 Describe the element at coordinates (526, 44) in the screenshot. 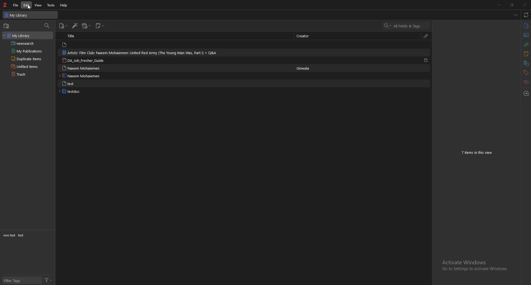

I see `attachment` at that location.